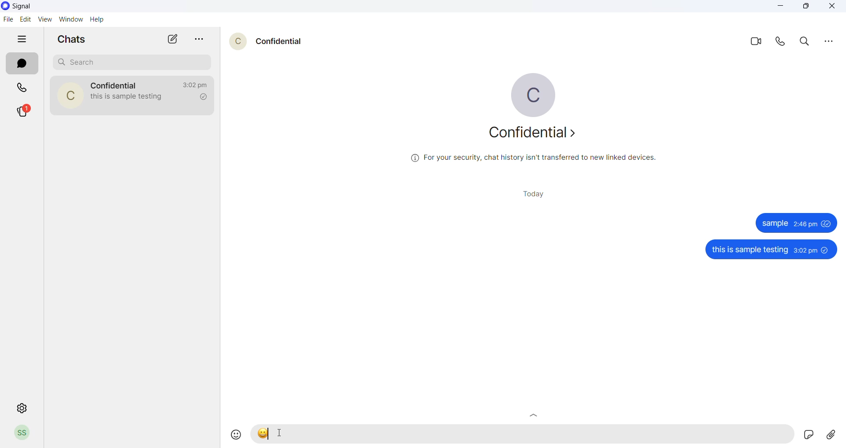 The width and height of the screenshot is (846, 448). I want to click on profile picture, so click(537, 95).